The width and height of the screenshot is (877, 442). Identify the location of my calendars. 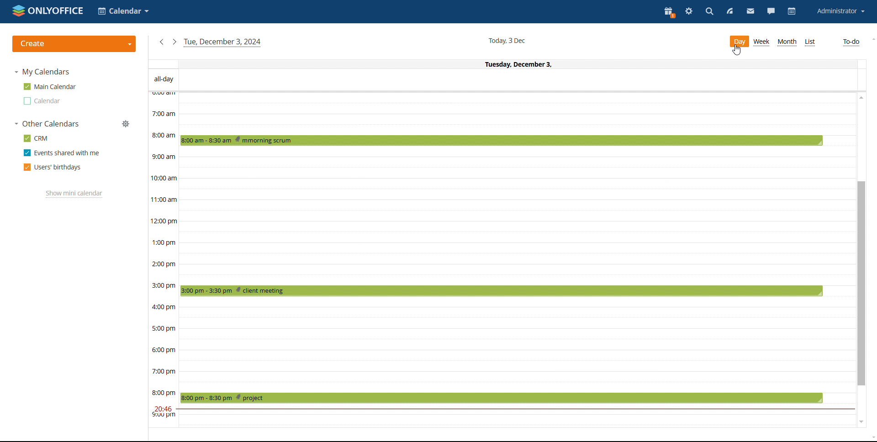
(42, 72).